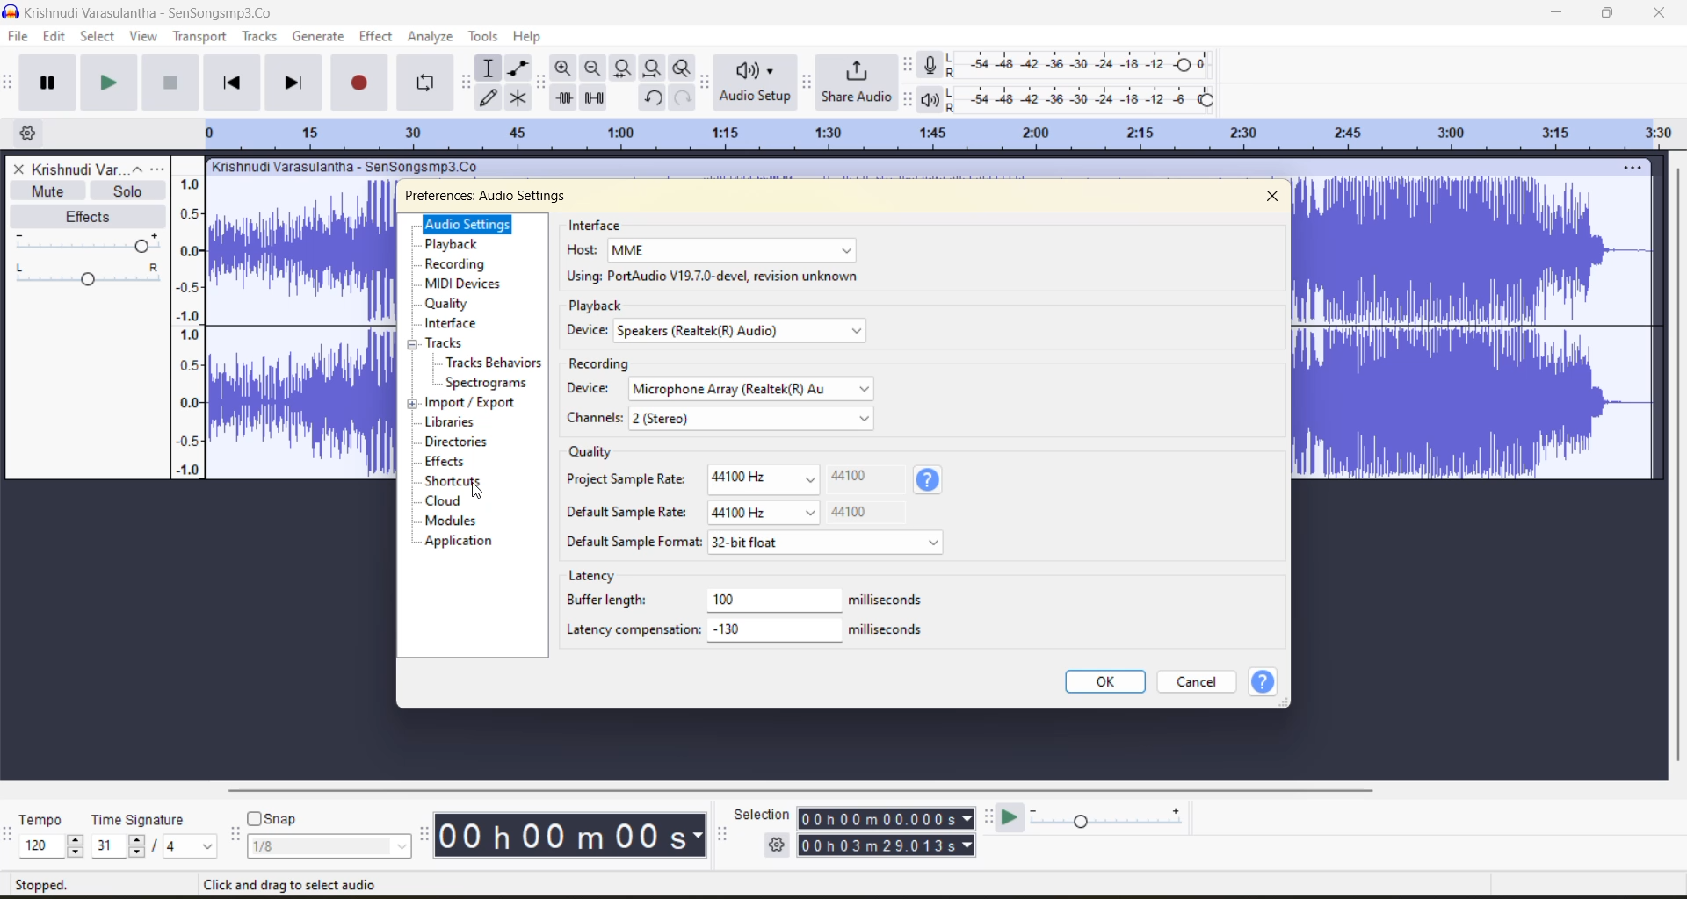 This screenshot has width=1687, height=899. I want to click on minimize, so click(1561, 15).